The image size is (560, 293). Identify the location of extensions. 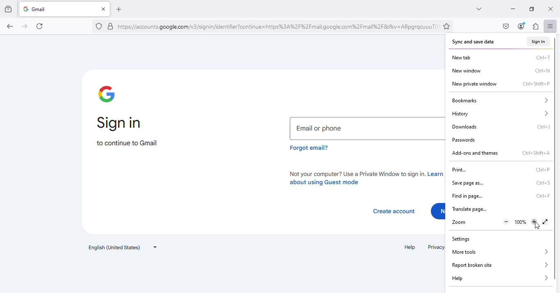
(536, 26).